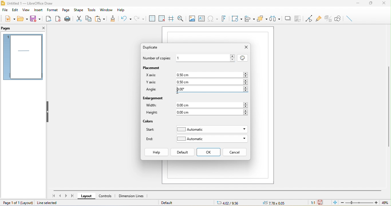 This screenshot has height=206, width=391. Describe the element at coordinates (223, 19) in the screenshot. I see `font work text` at that location.